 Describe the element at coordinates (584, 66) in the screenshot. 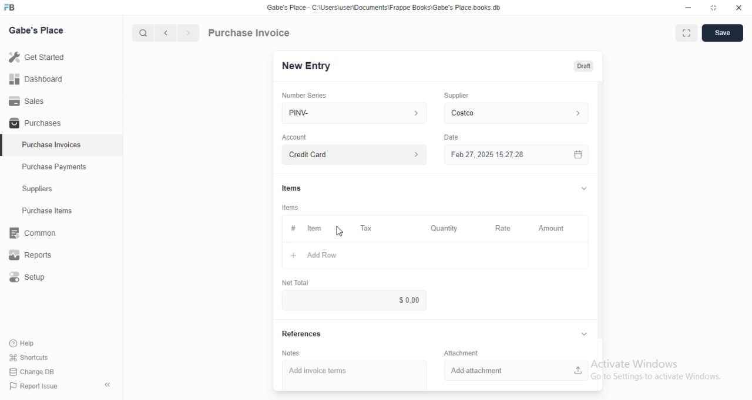

I see `Draft` at that location.